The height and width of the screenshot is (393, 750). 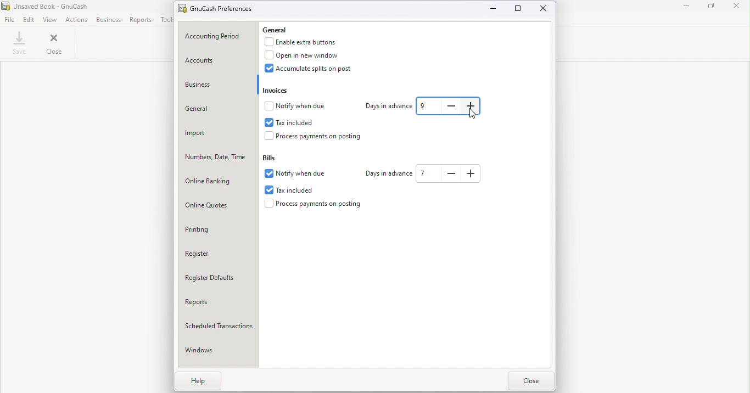 What do you see at coordinates (219, 328) in the screenshot?
I see `Scheduled transactions` at bounding box center [219, 328].